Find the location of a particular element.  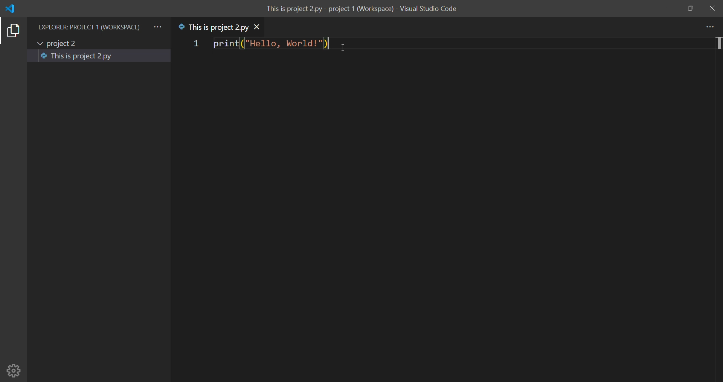

more is located at coordinates (159, 24).